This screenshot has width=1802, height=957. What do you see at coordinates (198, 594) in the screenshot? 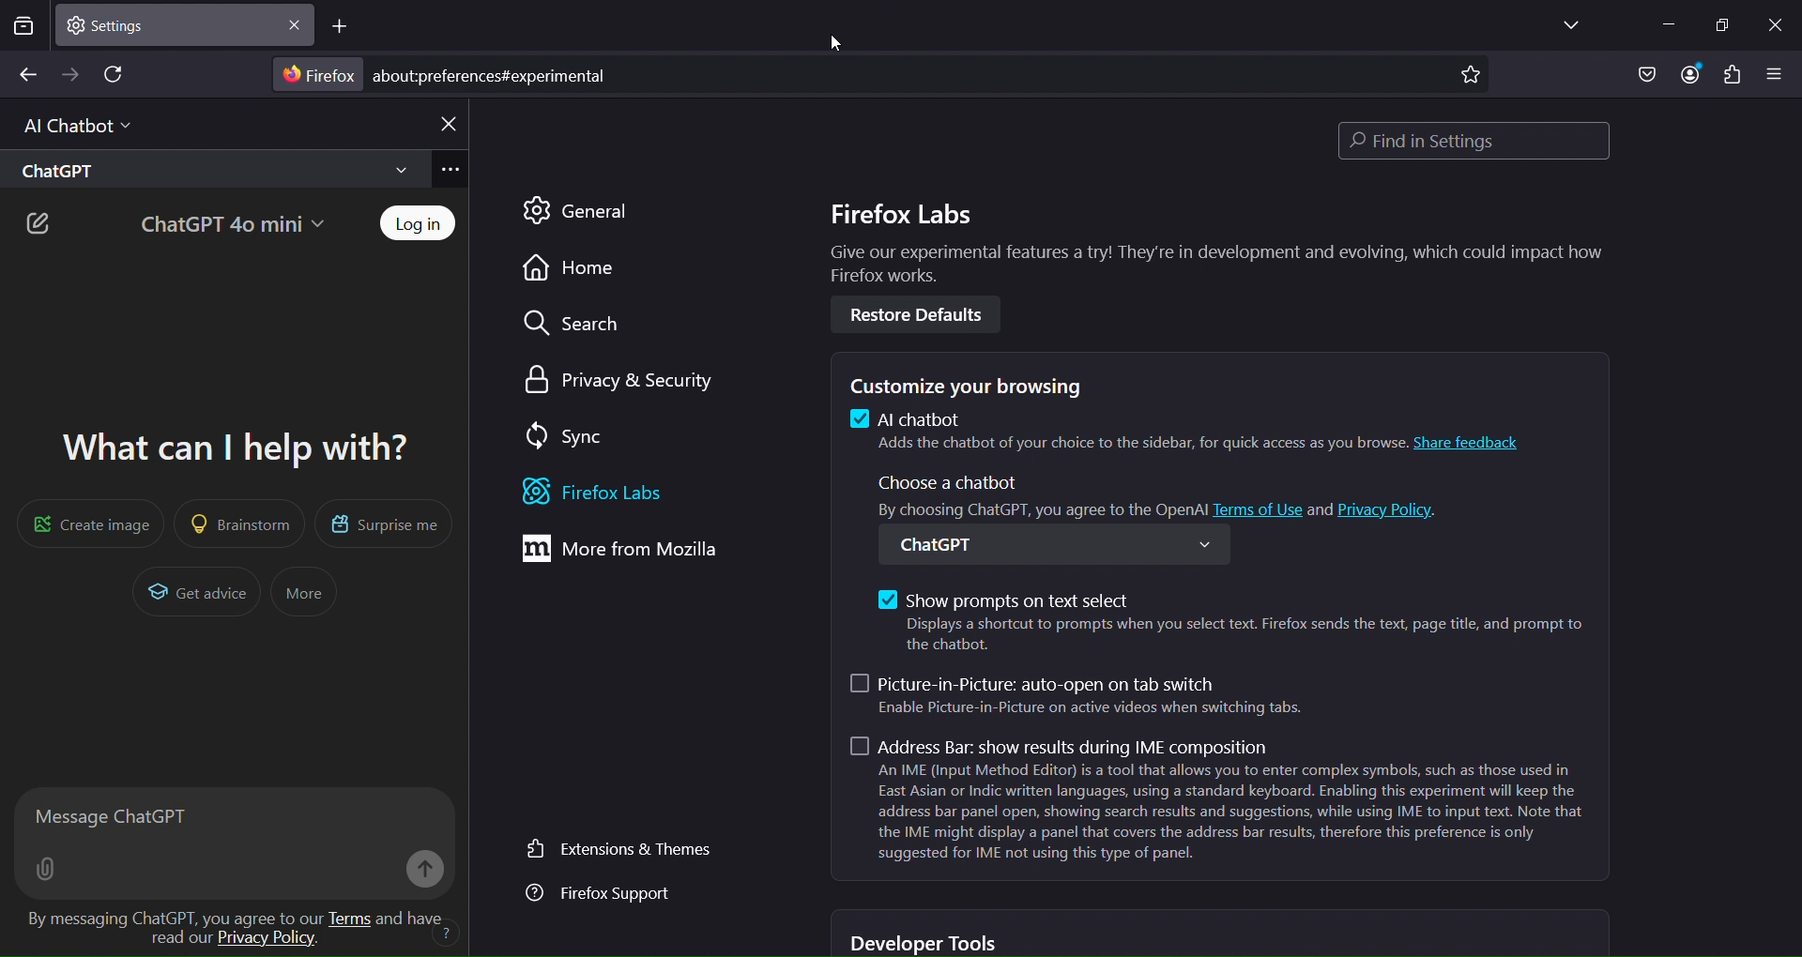
I see ` Get advice` at bounding box center [198, 594].